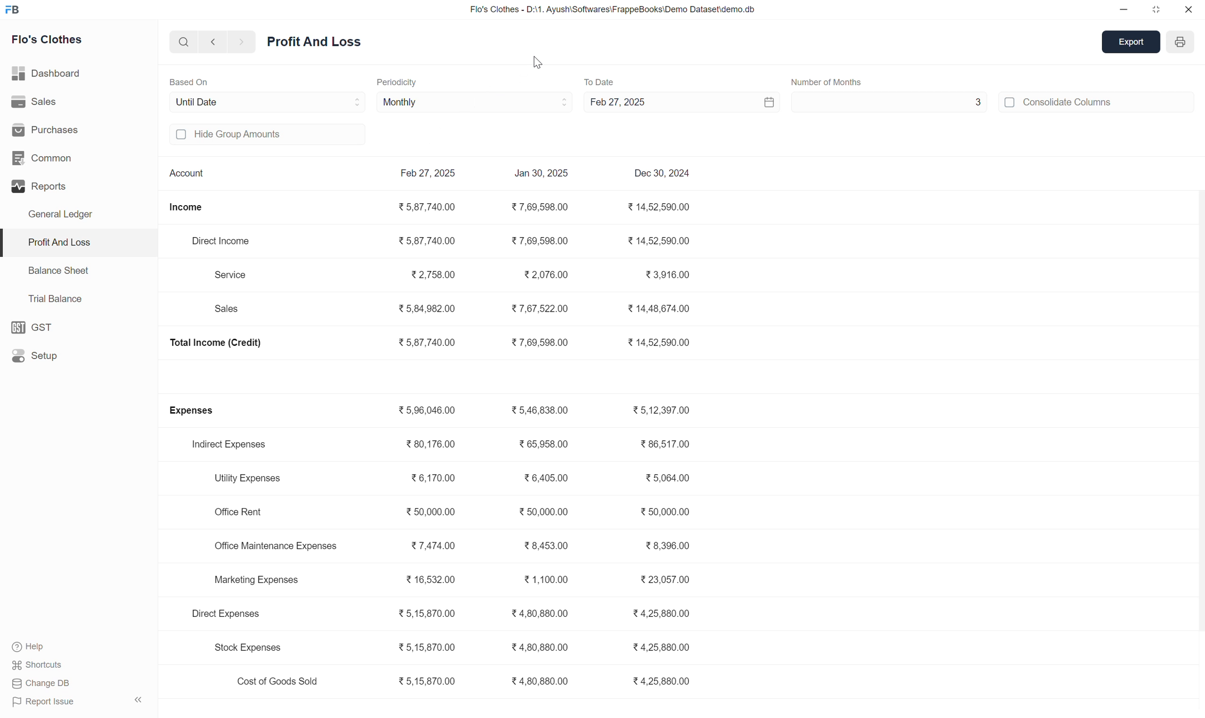  I want to click on "Based On" dropdown, so click(313, 103).